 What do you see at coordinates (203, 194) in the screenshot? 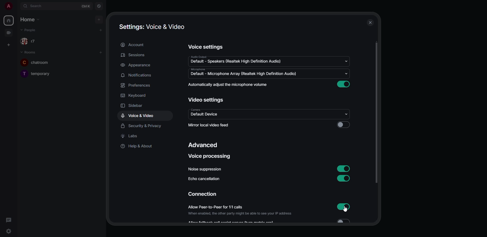
I see `connection` at bounding box center [203, 194].